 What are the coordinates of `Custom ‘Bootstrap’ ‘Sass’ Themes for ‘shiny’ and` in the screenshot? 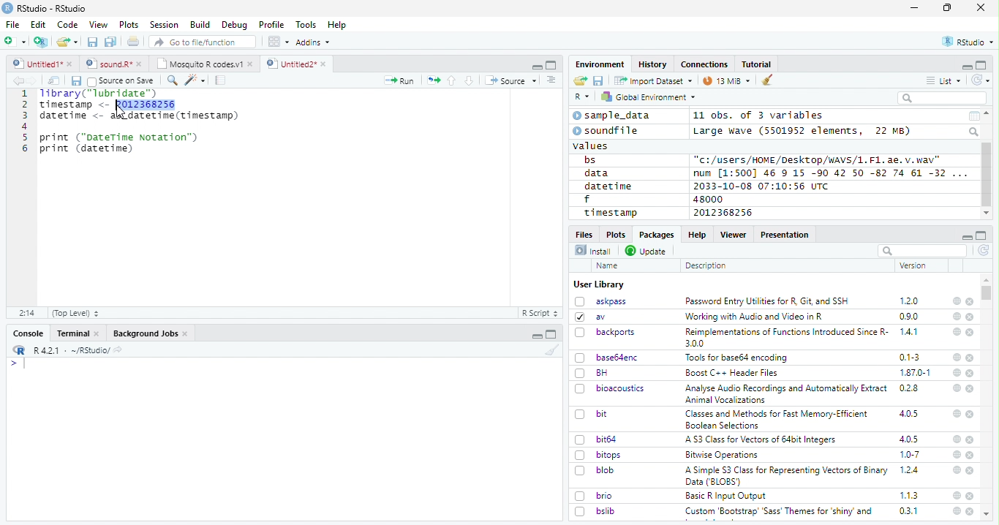 It's located at (779, 513).